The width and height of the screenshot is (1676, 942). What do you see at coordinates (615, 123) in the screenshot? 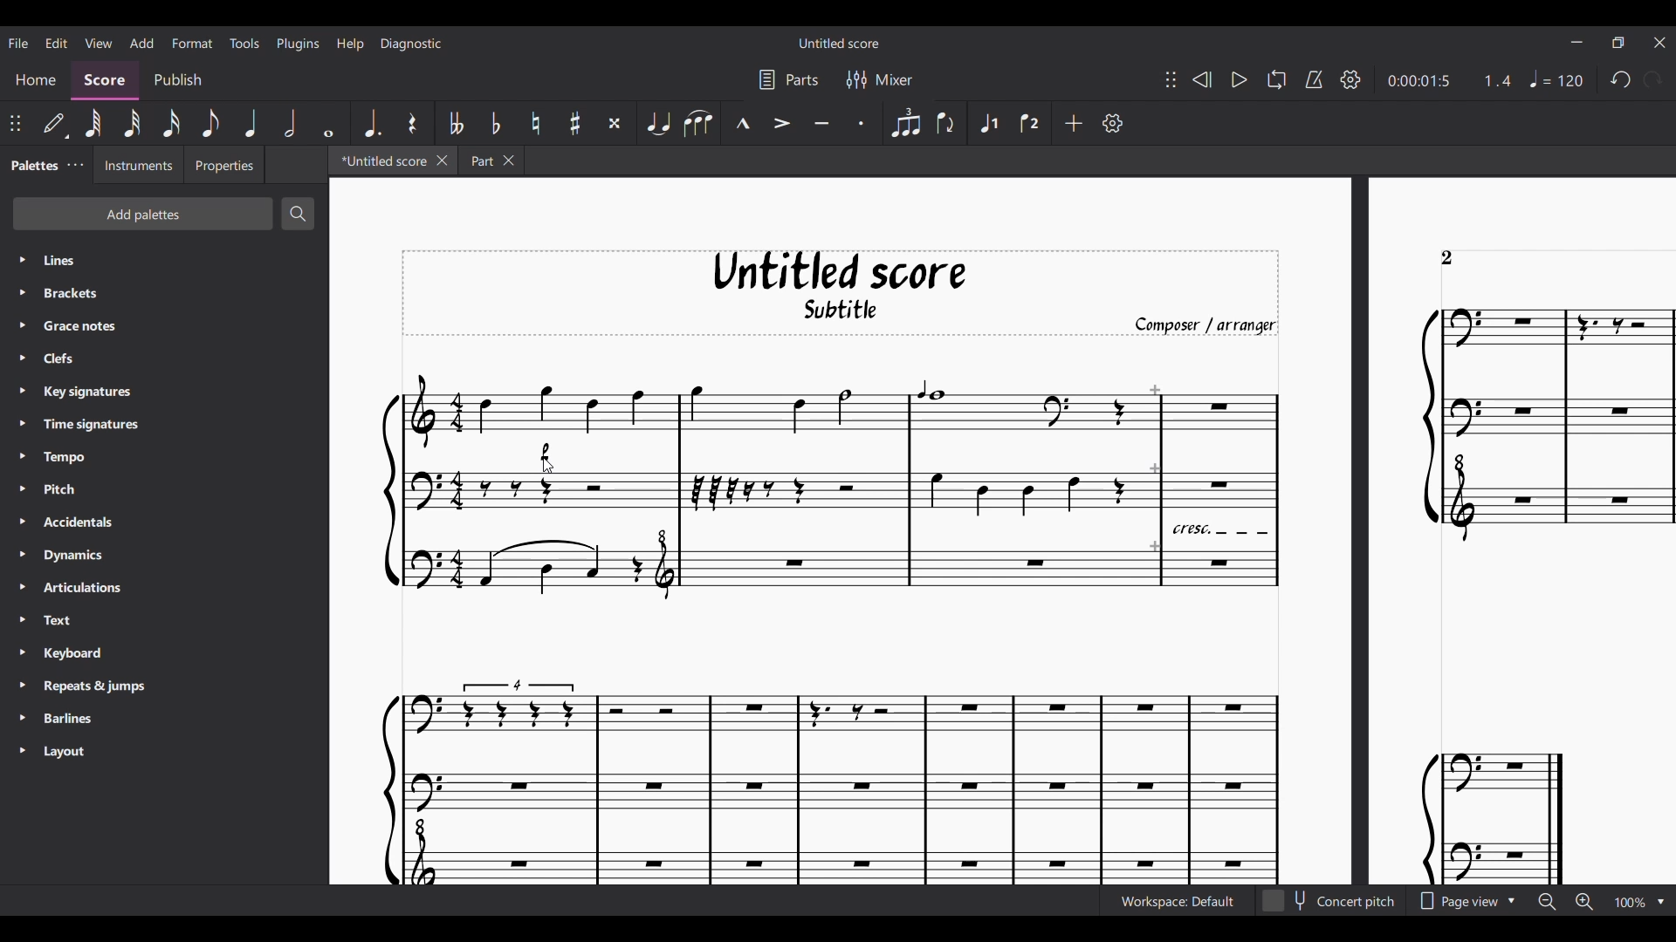
I see `Toggle double sharp` at bounding box center [615, 123].